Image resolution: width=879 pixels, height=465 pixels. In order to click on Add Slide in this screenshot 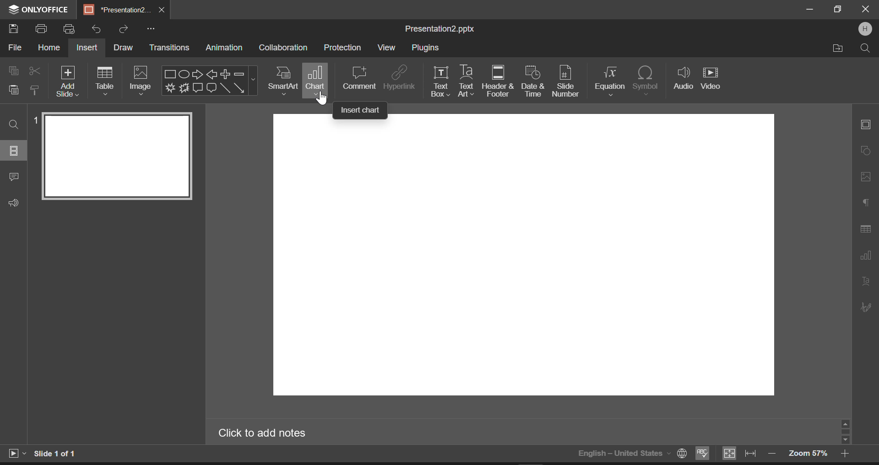, I will do `click(68, 81)`.